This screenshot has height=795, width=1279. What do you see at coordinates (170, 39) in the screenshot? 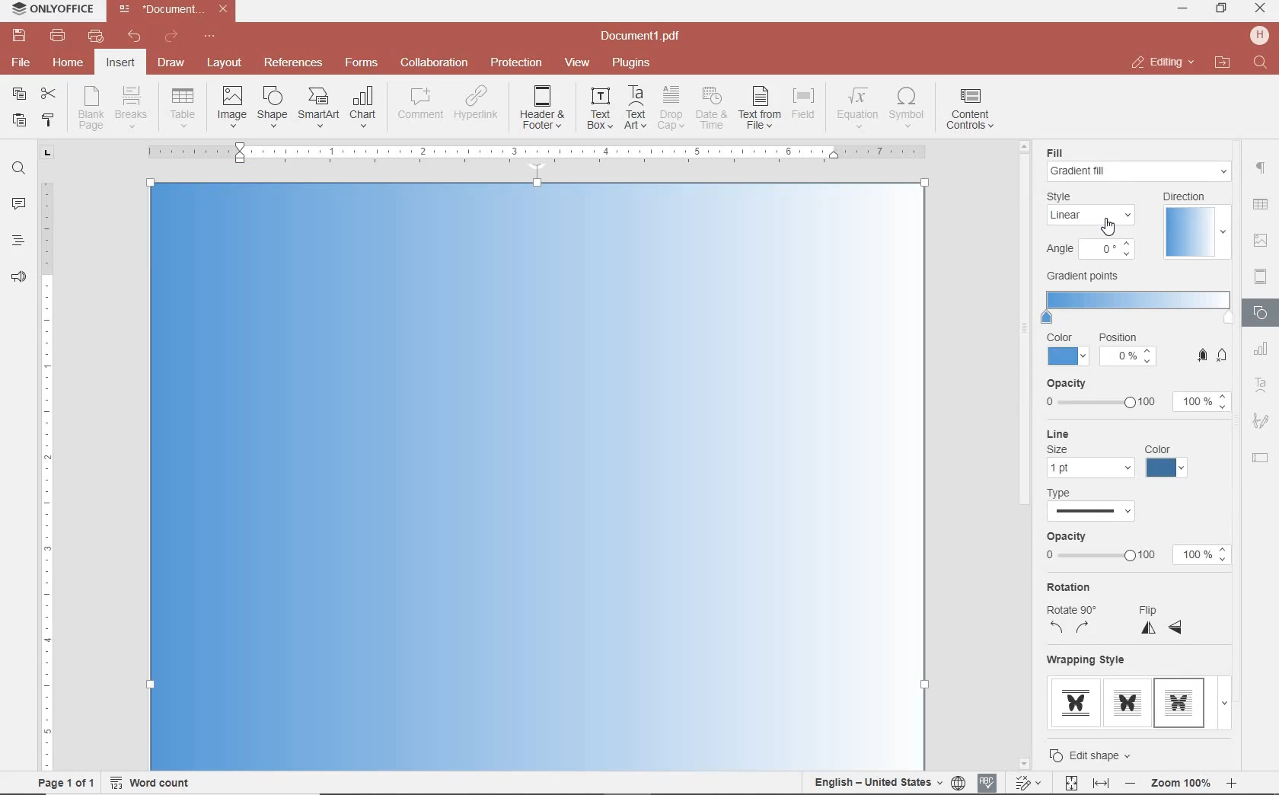
I see `redo` at bounding box center [170, 39].